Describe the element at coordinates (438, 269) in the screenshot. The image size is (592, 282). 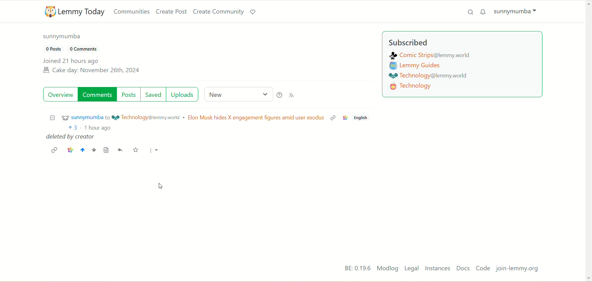
I see `Instances` at that location.